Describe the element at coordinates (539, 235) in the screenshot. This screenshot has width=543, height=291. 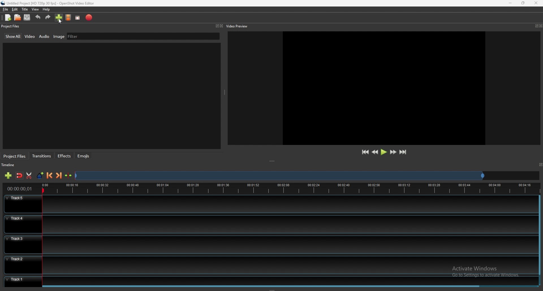
I see `scroll bar` at that location.